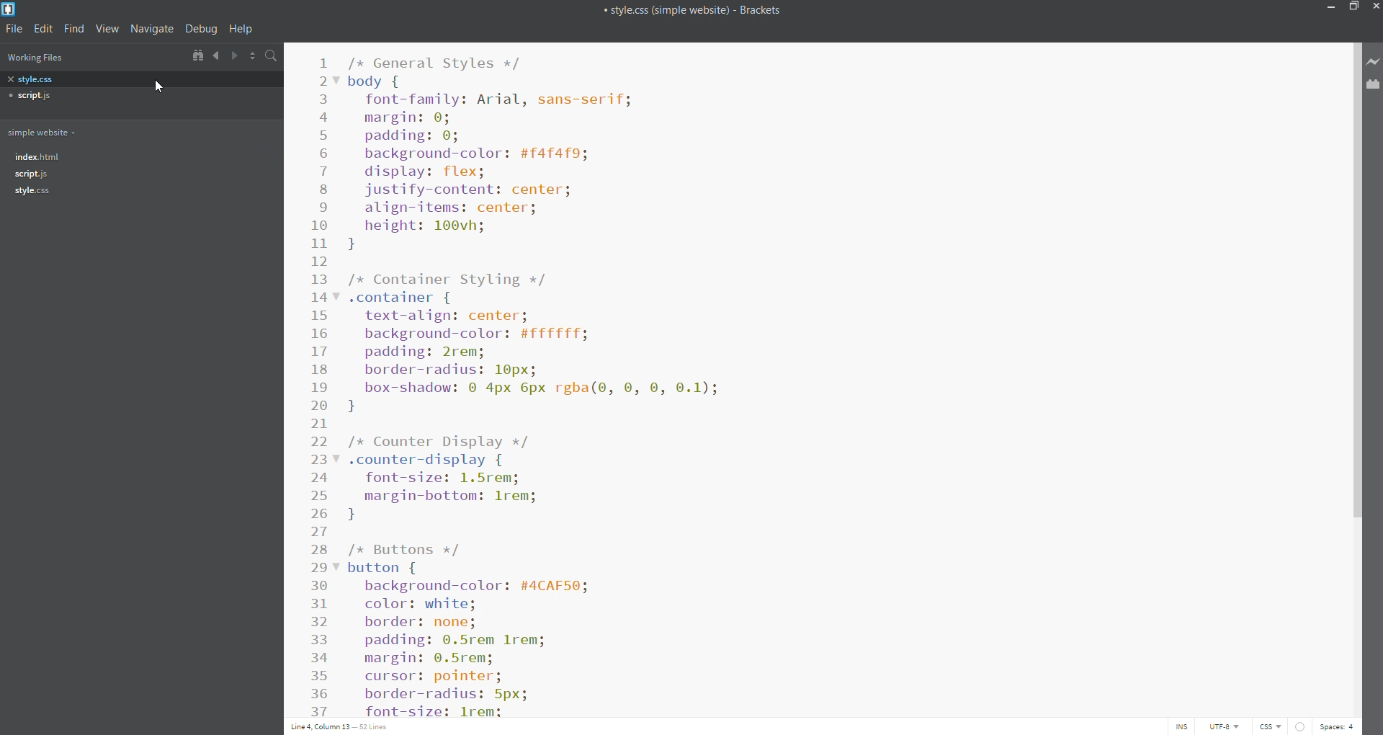 The image size is (1383, 735). Describe the element at coordinates (1304, 726) in the screenshot. I see `errors` at that location.